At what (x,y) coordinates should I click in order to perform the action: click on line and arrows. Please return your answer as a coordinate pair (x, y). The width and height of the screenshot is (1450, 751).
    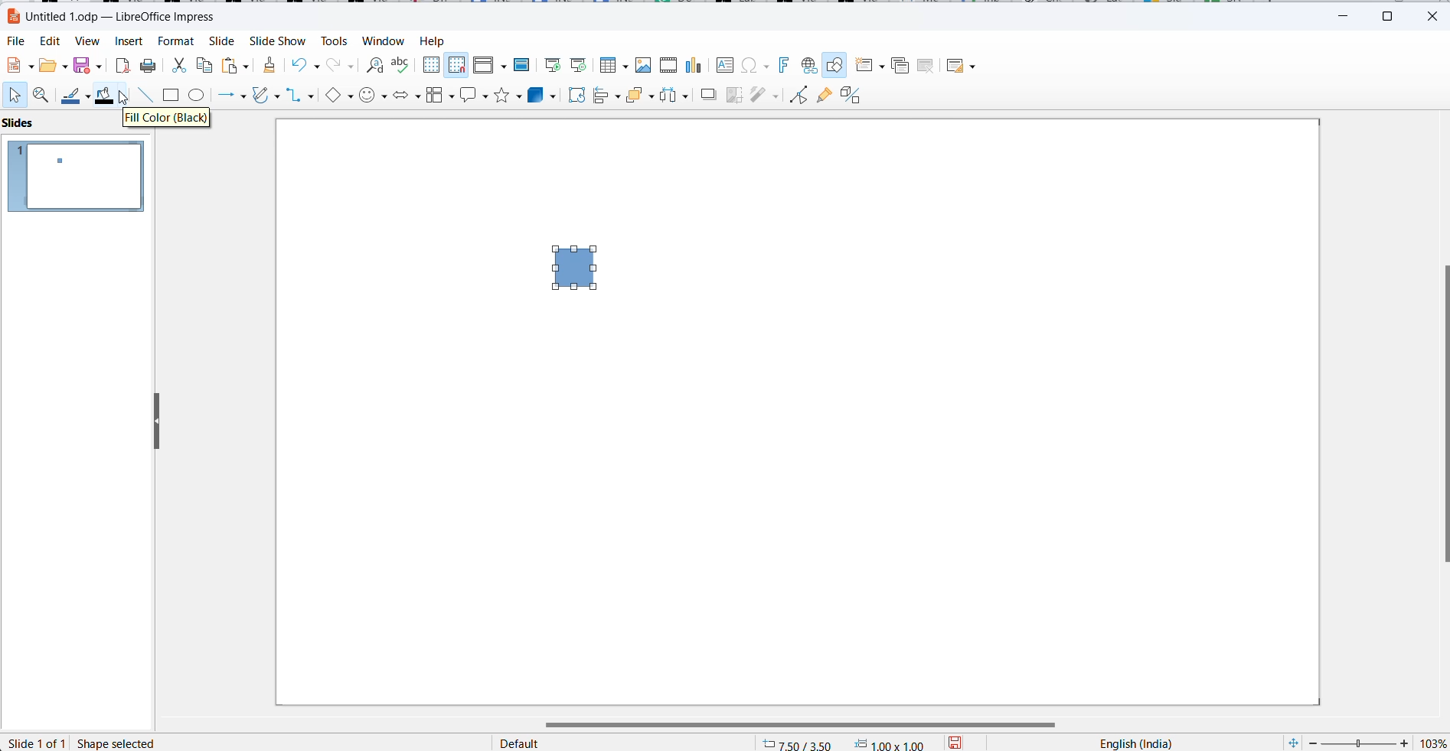
    Looking at the image, I should click on (234, 96).